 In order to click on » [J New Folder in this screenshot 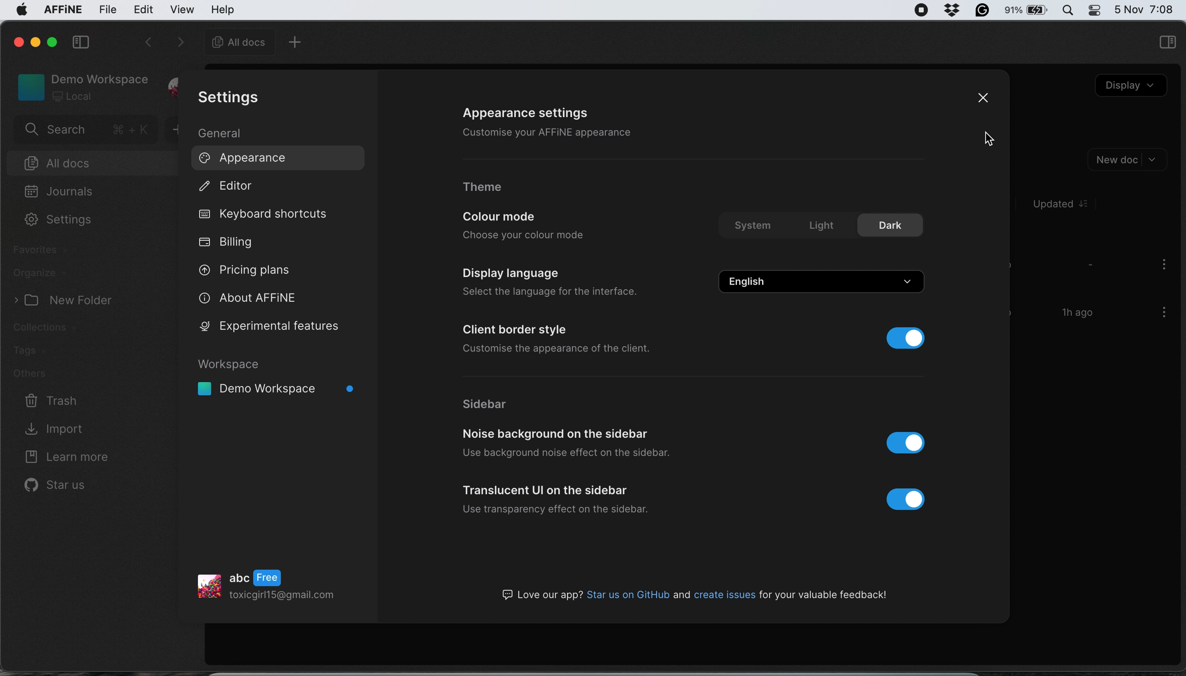, I will do `click(63, 299)`.